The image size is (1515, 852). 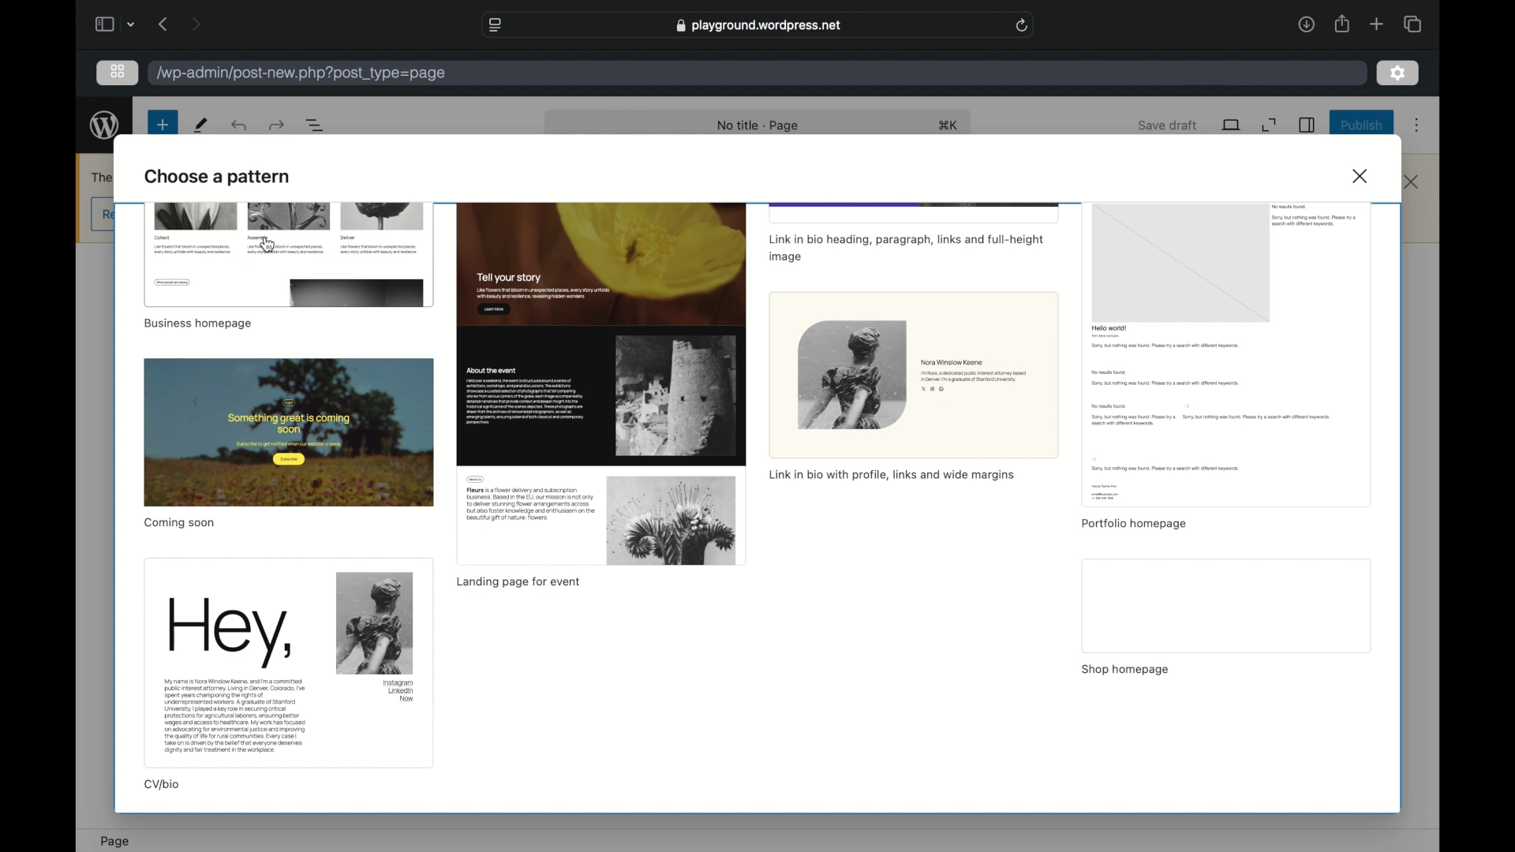 I want to click on view, so click(x=1232, y=125).